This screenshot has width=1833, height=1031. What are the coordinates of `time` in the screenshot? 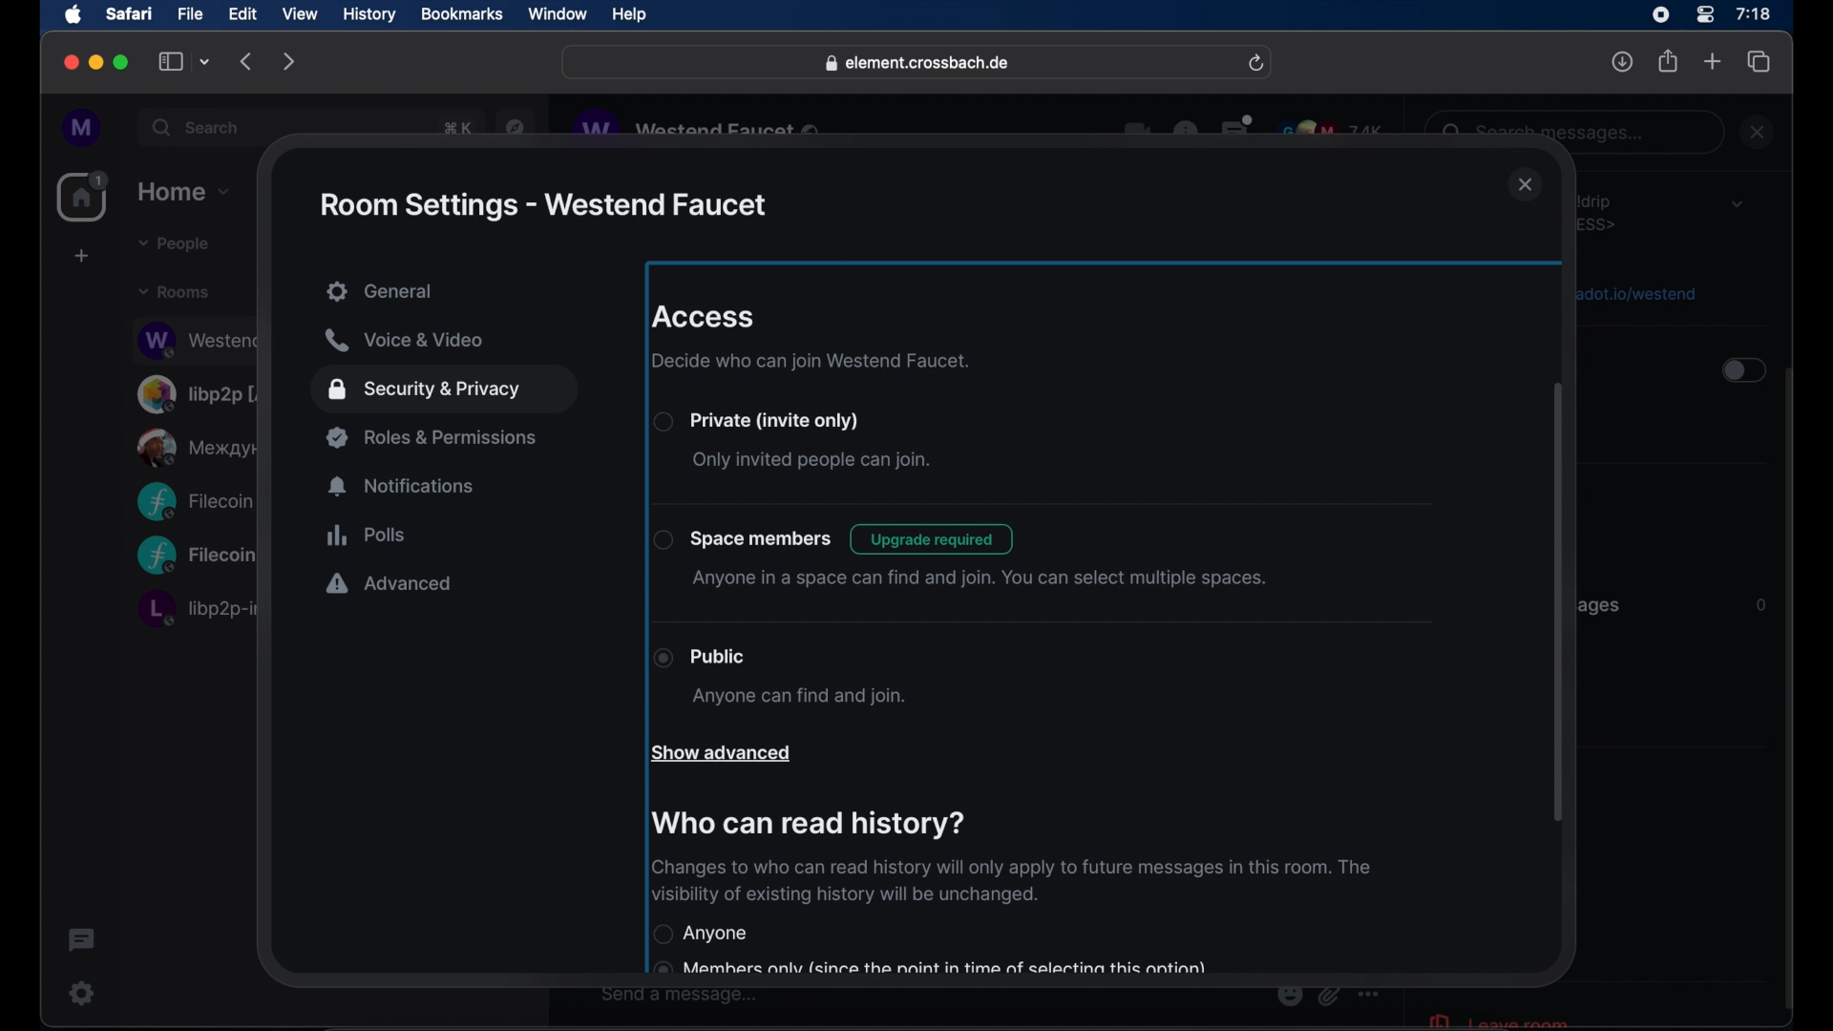 It's located at (1753, 13).